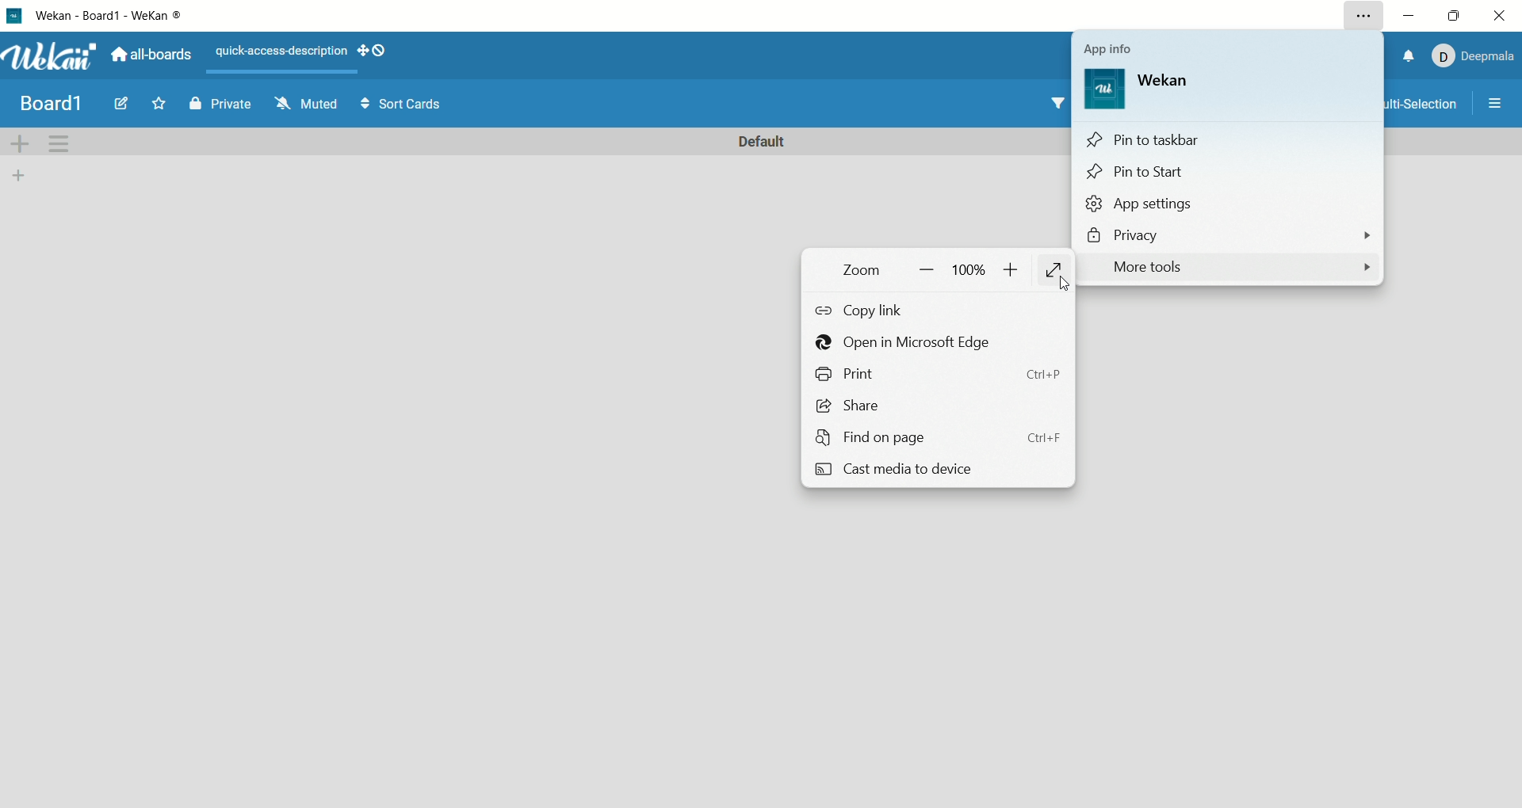 The width and height of the screenshot is (1522, 808). Describe the element at coordinates (1106, 90) in the screenshot. I see `logo` at that location.